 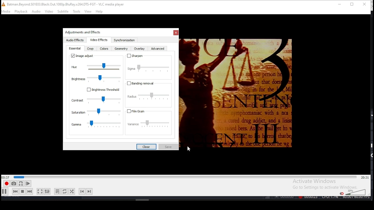 I want to click on Brightness threshold on/off, so click(x=103, y=91).